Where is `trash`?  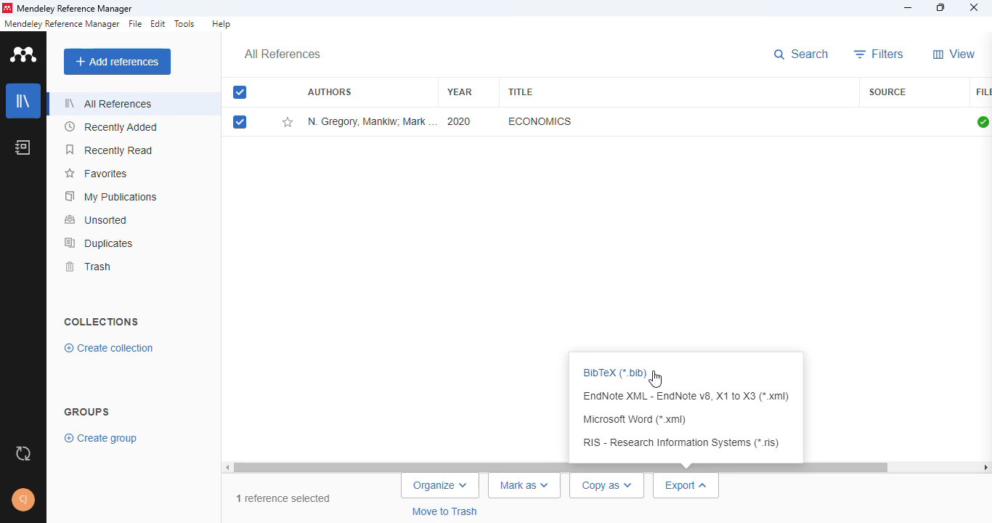
trash is located at coordinates (92, 267).